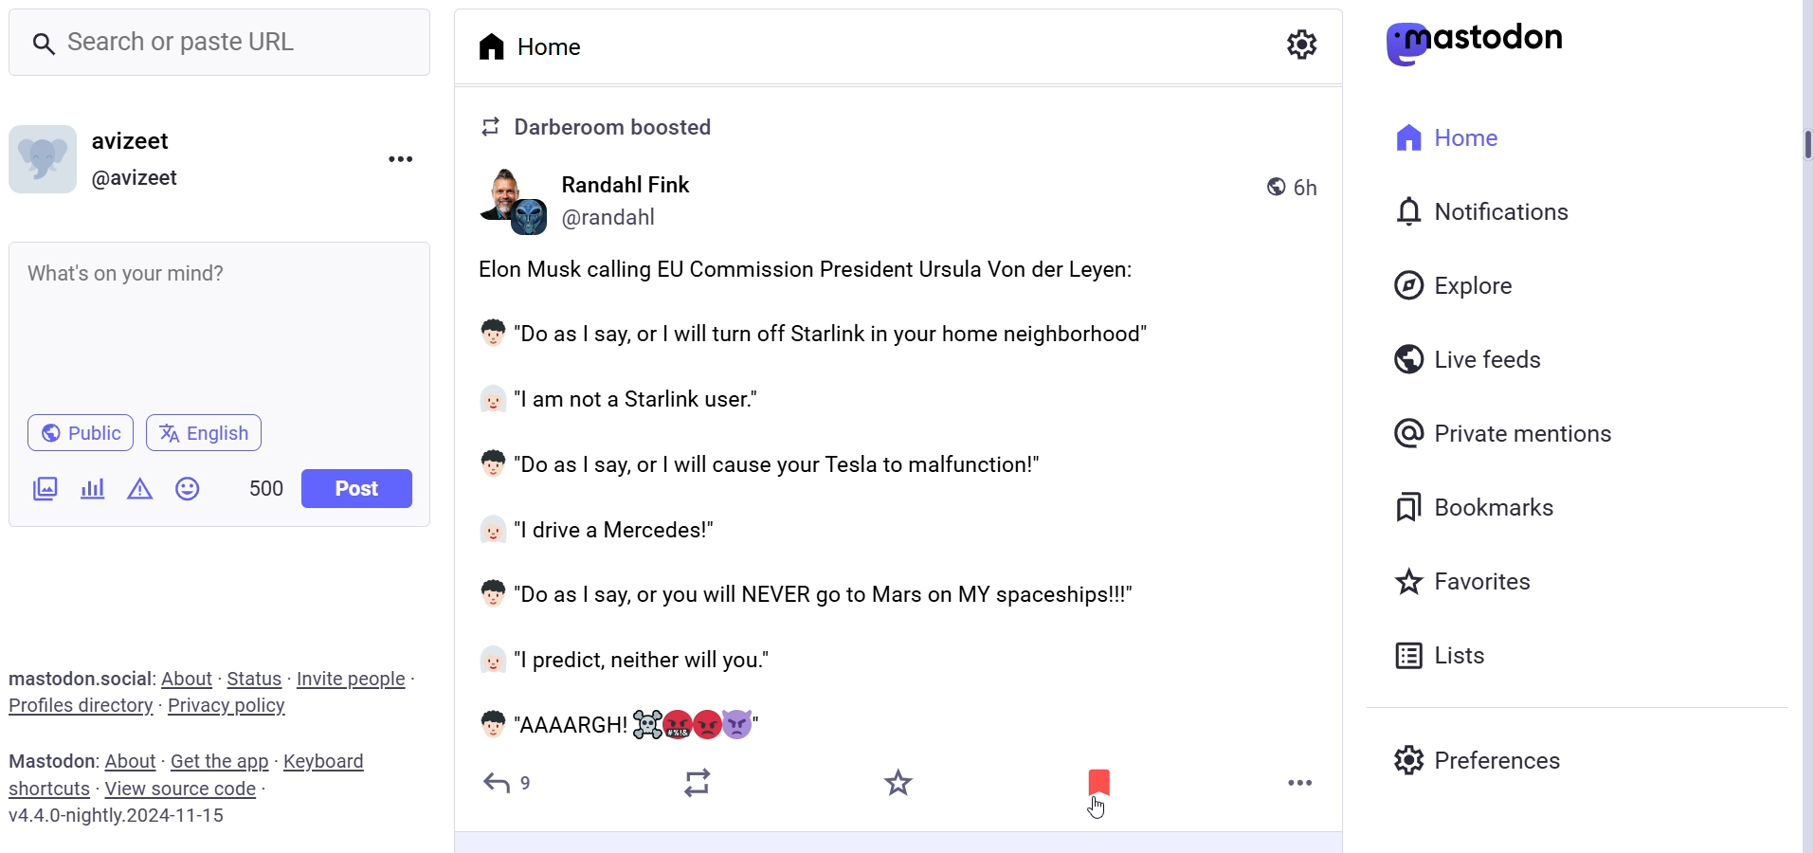 This screenshot has width=1814, height=853. What do you see at coordinates (222, 41) in the screenshot?
I see `Search Bar` at bounding box center [222, 41].